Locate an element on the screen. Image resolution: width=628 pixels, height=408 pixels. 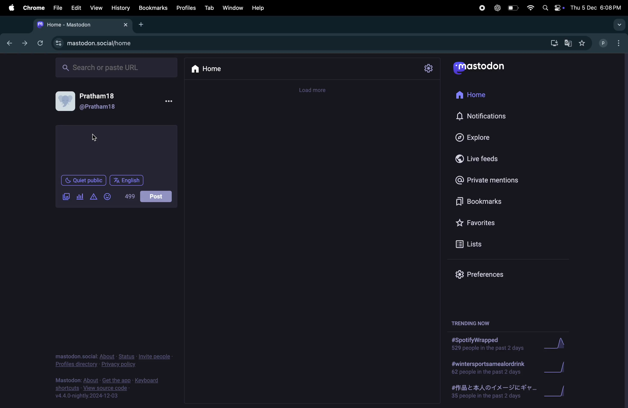
english is located at coordinates (127, 180).